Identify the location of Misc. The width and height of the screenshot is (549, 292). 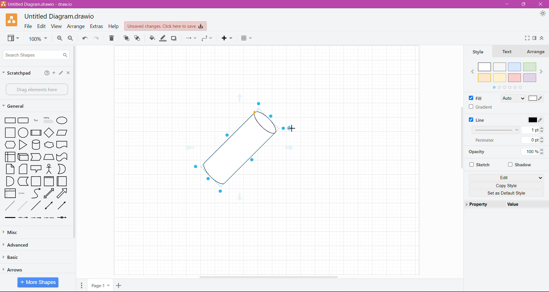
(32, 232).